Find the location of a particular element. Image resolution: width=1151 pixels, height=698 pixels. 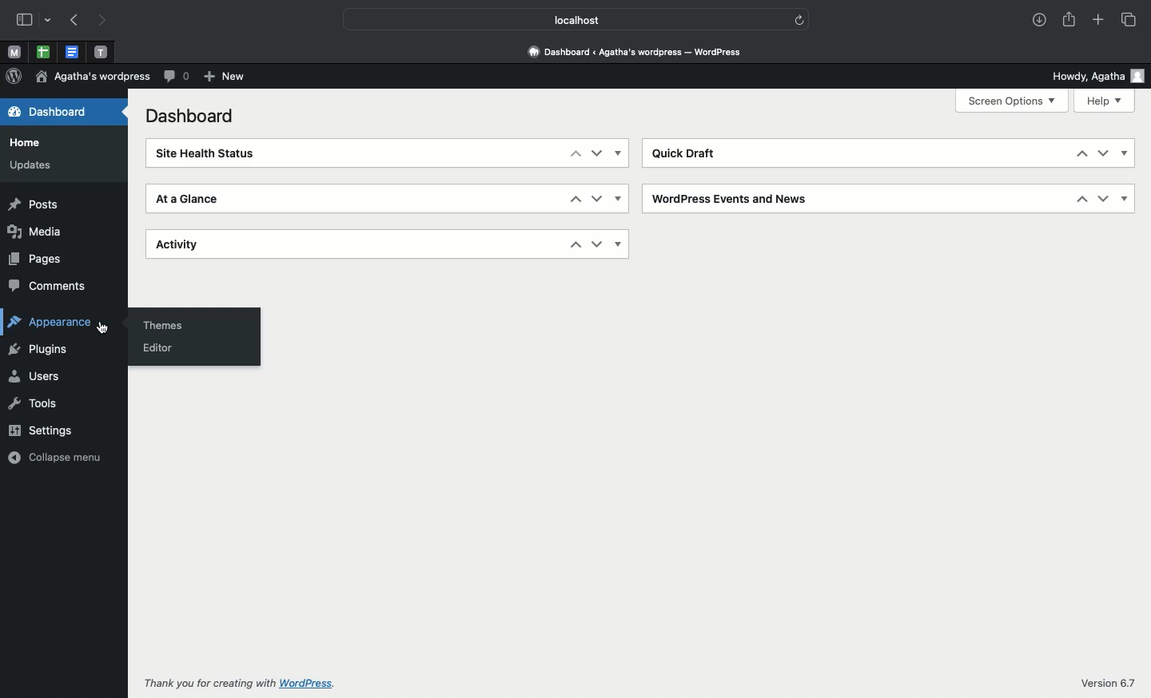

Updates is located at coordinates (29, 165).